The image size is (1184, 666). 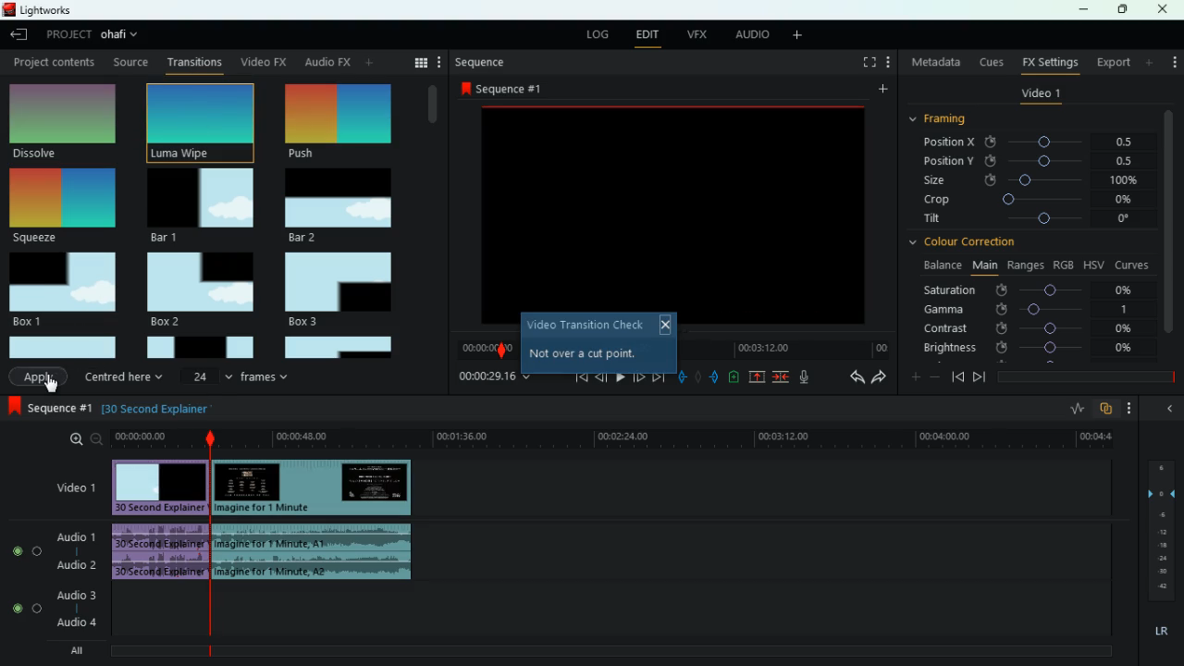 What do you see at coordinates (957, 376) in the screenshot?
I see `back` at bounding box center [957, 376].